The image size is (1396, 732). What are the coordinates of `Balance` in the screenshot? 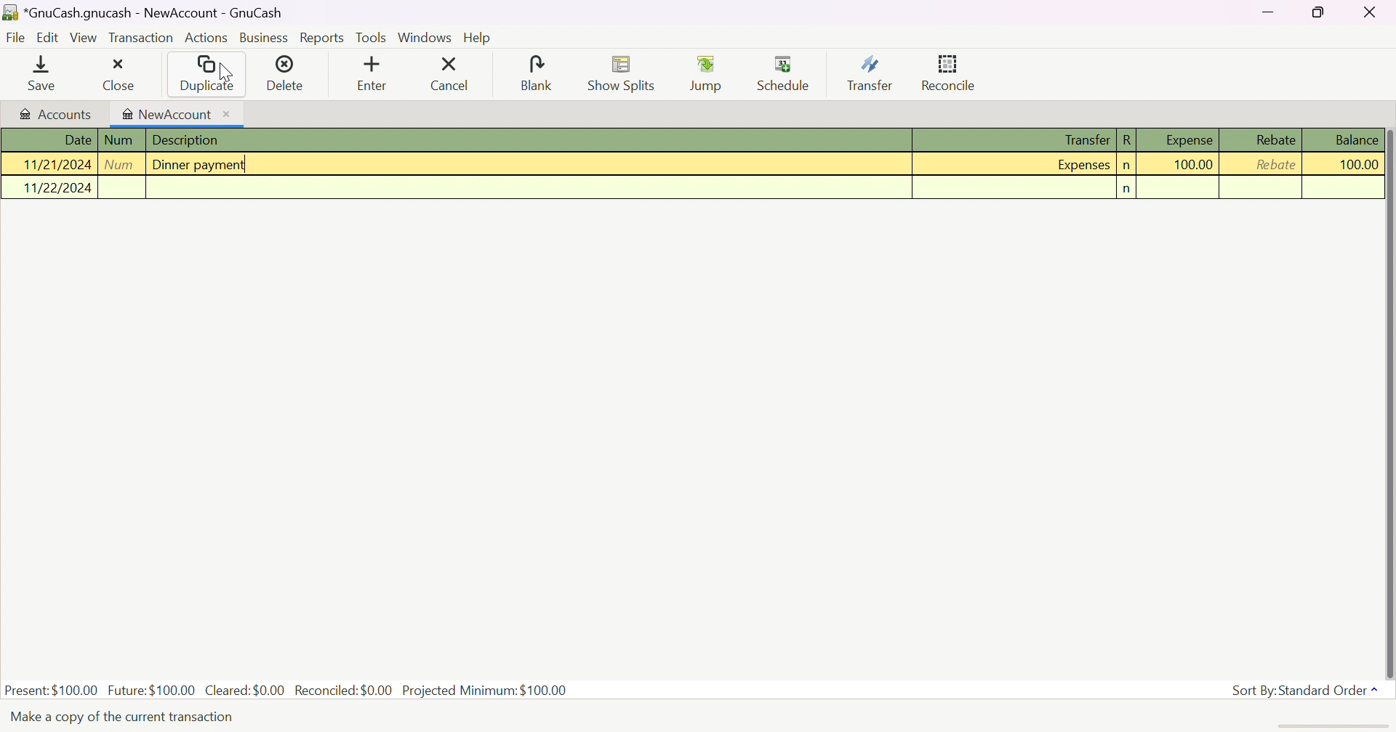 It's located at (1357, 139).